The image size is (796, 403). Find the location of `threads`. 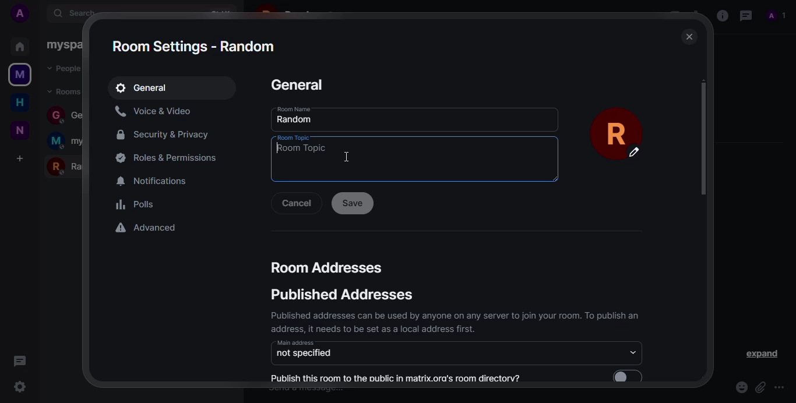

threads is located at coordinates (745, 16).